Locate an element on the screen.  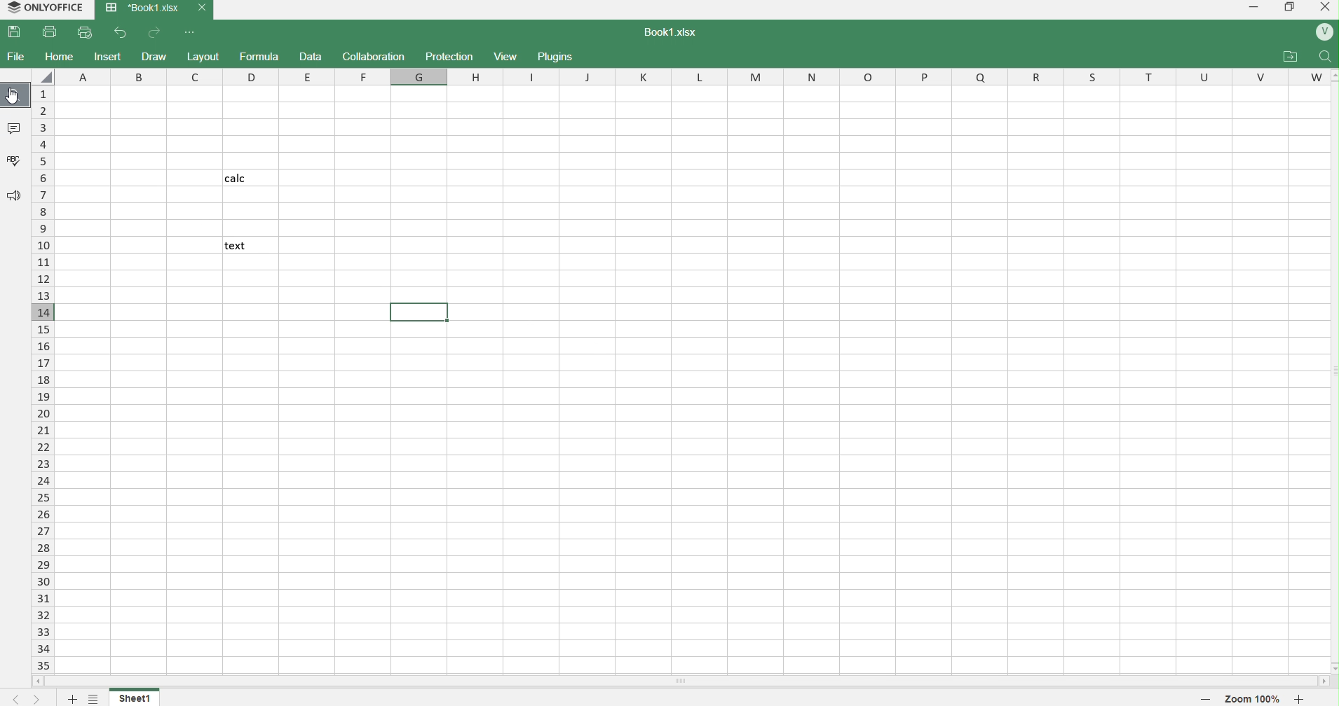
more options is located at coordinates (191, 34).